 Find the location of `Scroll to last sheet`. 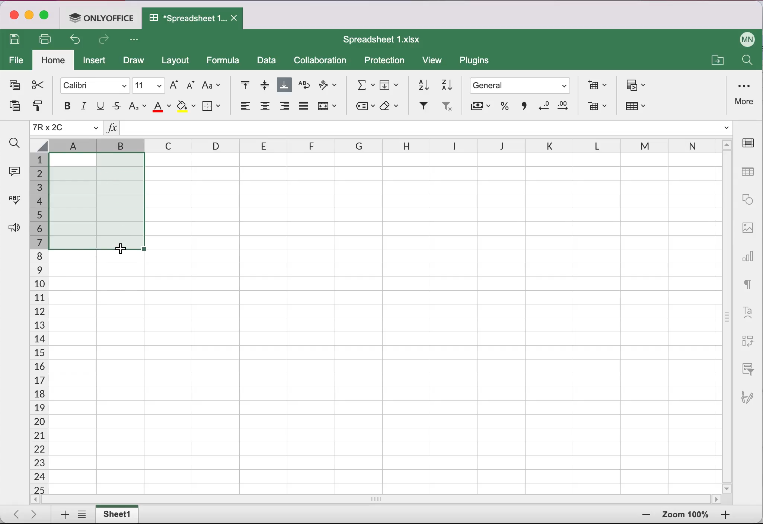

Scroll to last sheet is located at coordinates (37, 514).